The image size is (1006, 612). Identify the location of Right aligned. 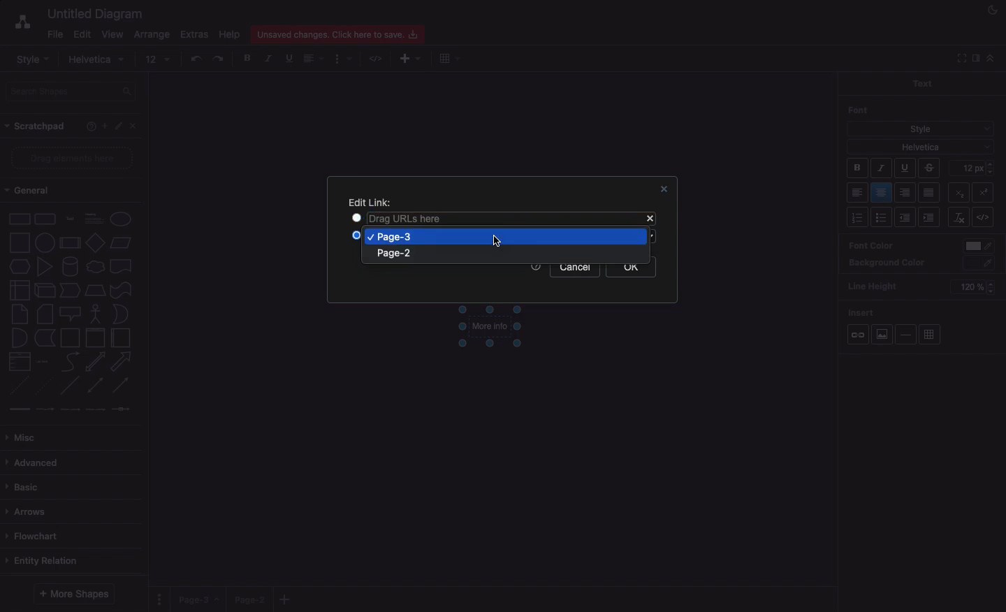
(905, 194).